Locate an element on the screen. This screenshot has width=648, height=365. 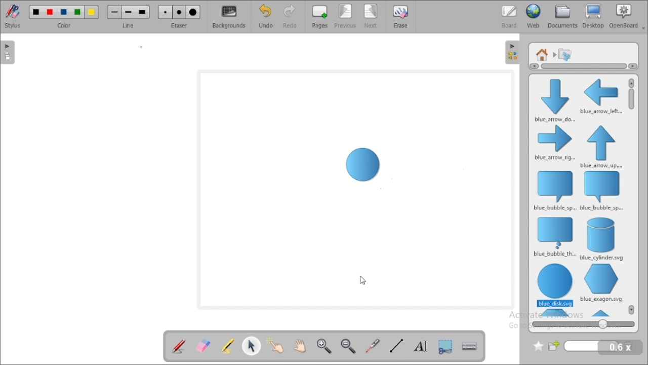
erase is located at coordinates (401, 16).